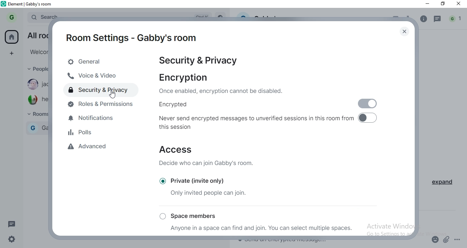 The width and height of the screenshot is (467, 248). I want to click on G, so click(32, 128).